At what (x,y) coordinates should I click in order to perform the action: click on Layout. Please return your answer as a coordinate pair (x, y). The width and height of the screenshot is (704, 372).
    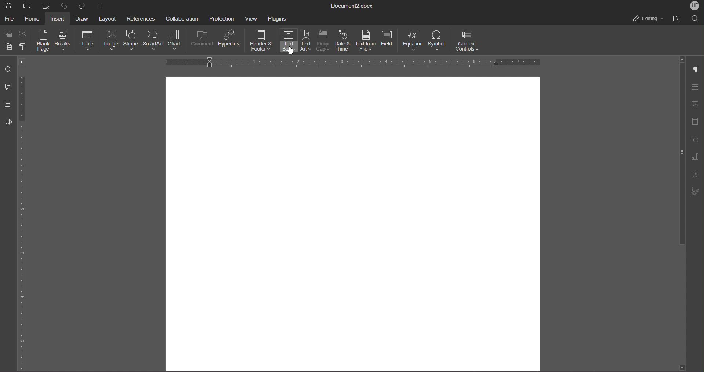
    Looking at the image, I should click on (106, 18).